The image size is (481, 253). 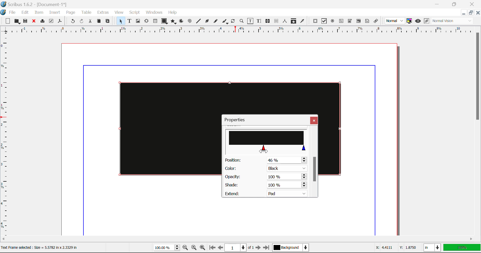 I want to click on Edit Text with Story Editor, so click(x=260, y=21).